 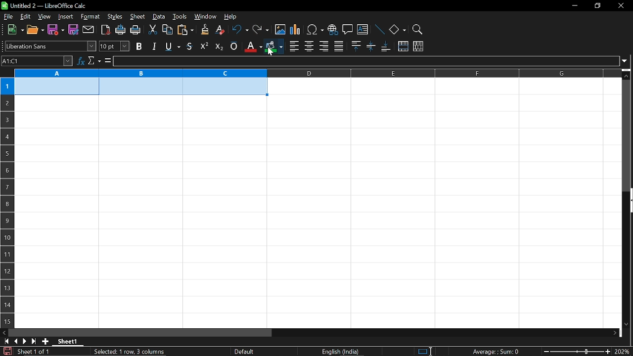 I want to click on Untitled 2 - LibreOffice Calc, so click(x=45, y=5).